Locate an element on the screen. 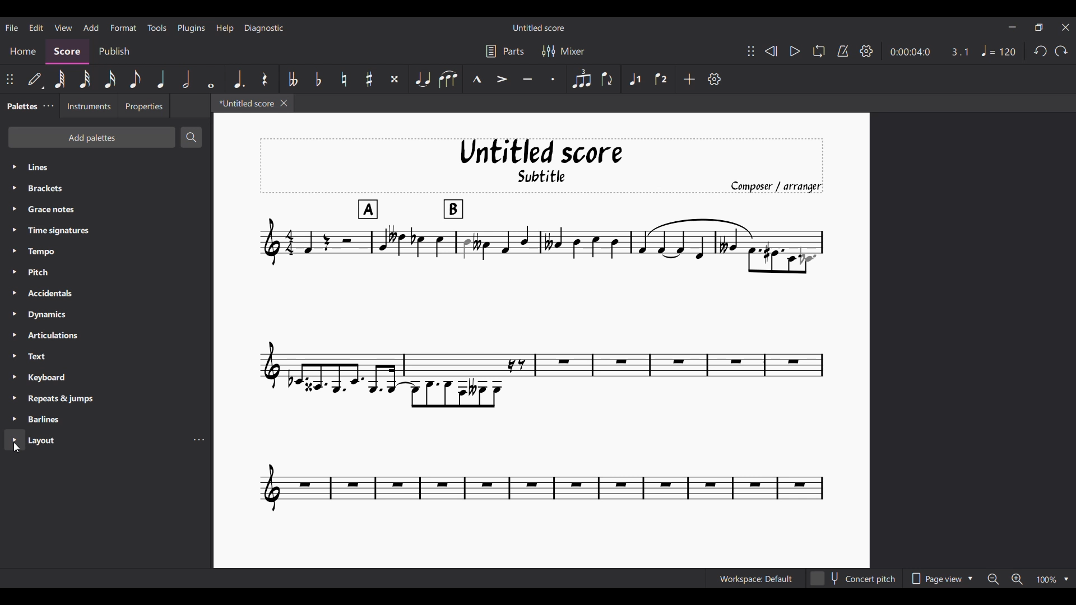 The image size is (1076, 605). Flip direction is located at coordinates (607, 78).